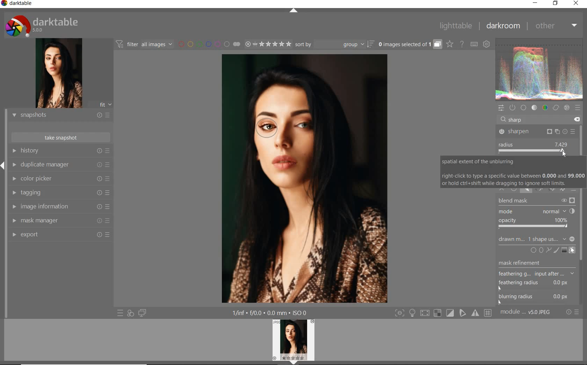 The height and width of the screenshot is (365, 587). Describe the element at coordinates (443, 313) in the screenshot. I see `Toggle modes` at that location.